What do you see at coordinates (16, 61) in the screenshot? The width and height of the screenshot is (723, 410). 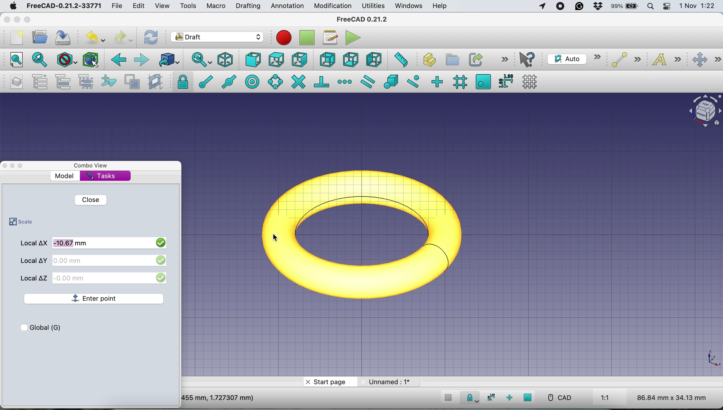 I see `fit all` at bounding box center [16, 61].